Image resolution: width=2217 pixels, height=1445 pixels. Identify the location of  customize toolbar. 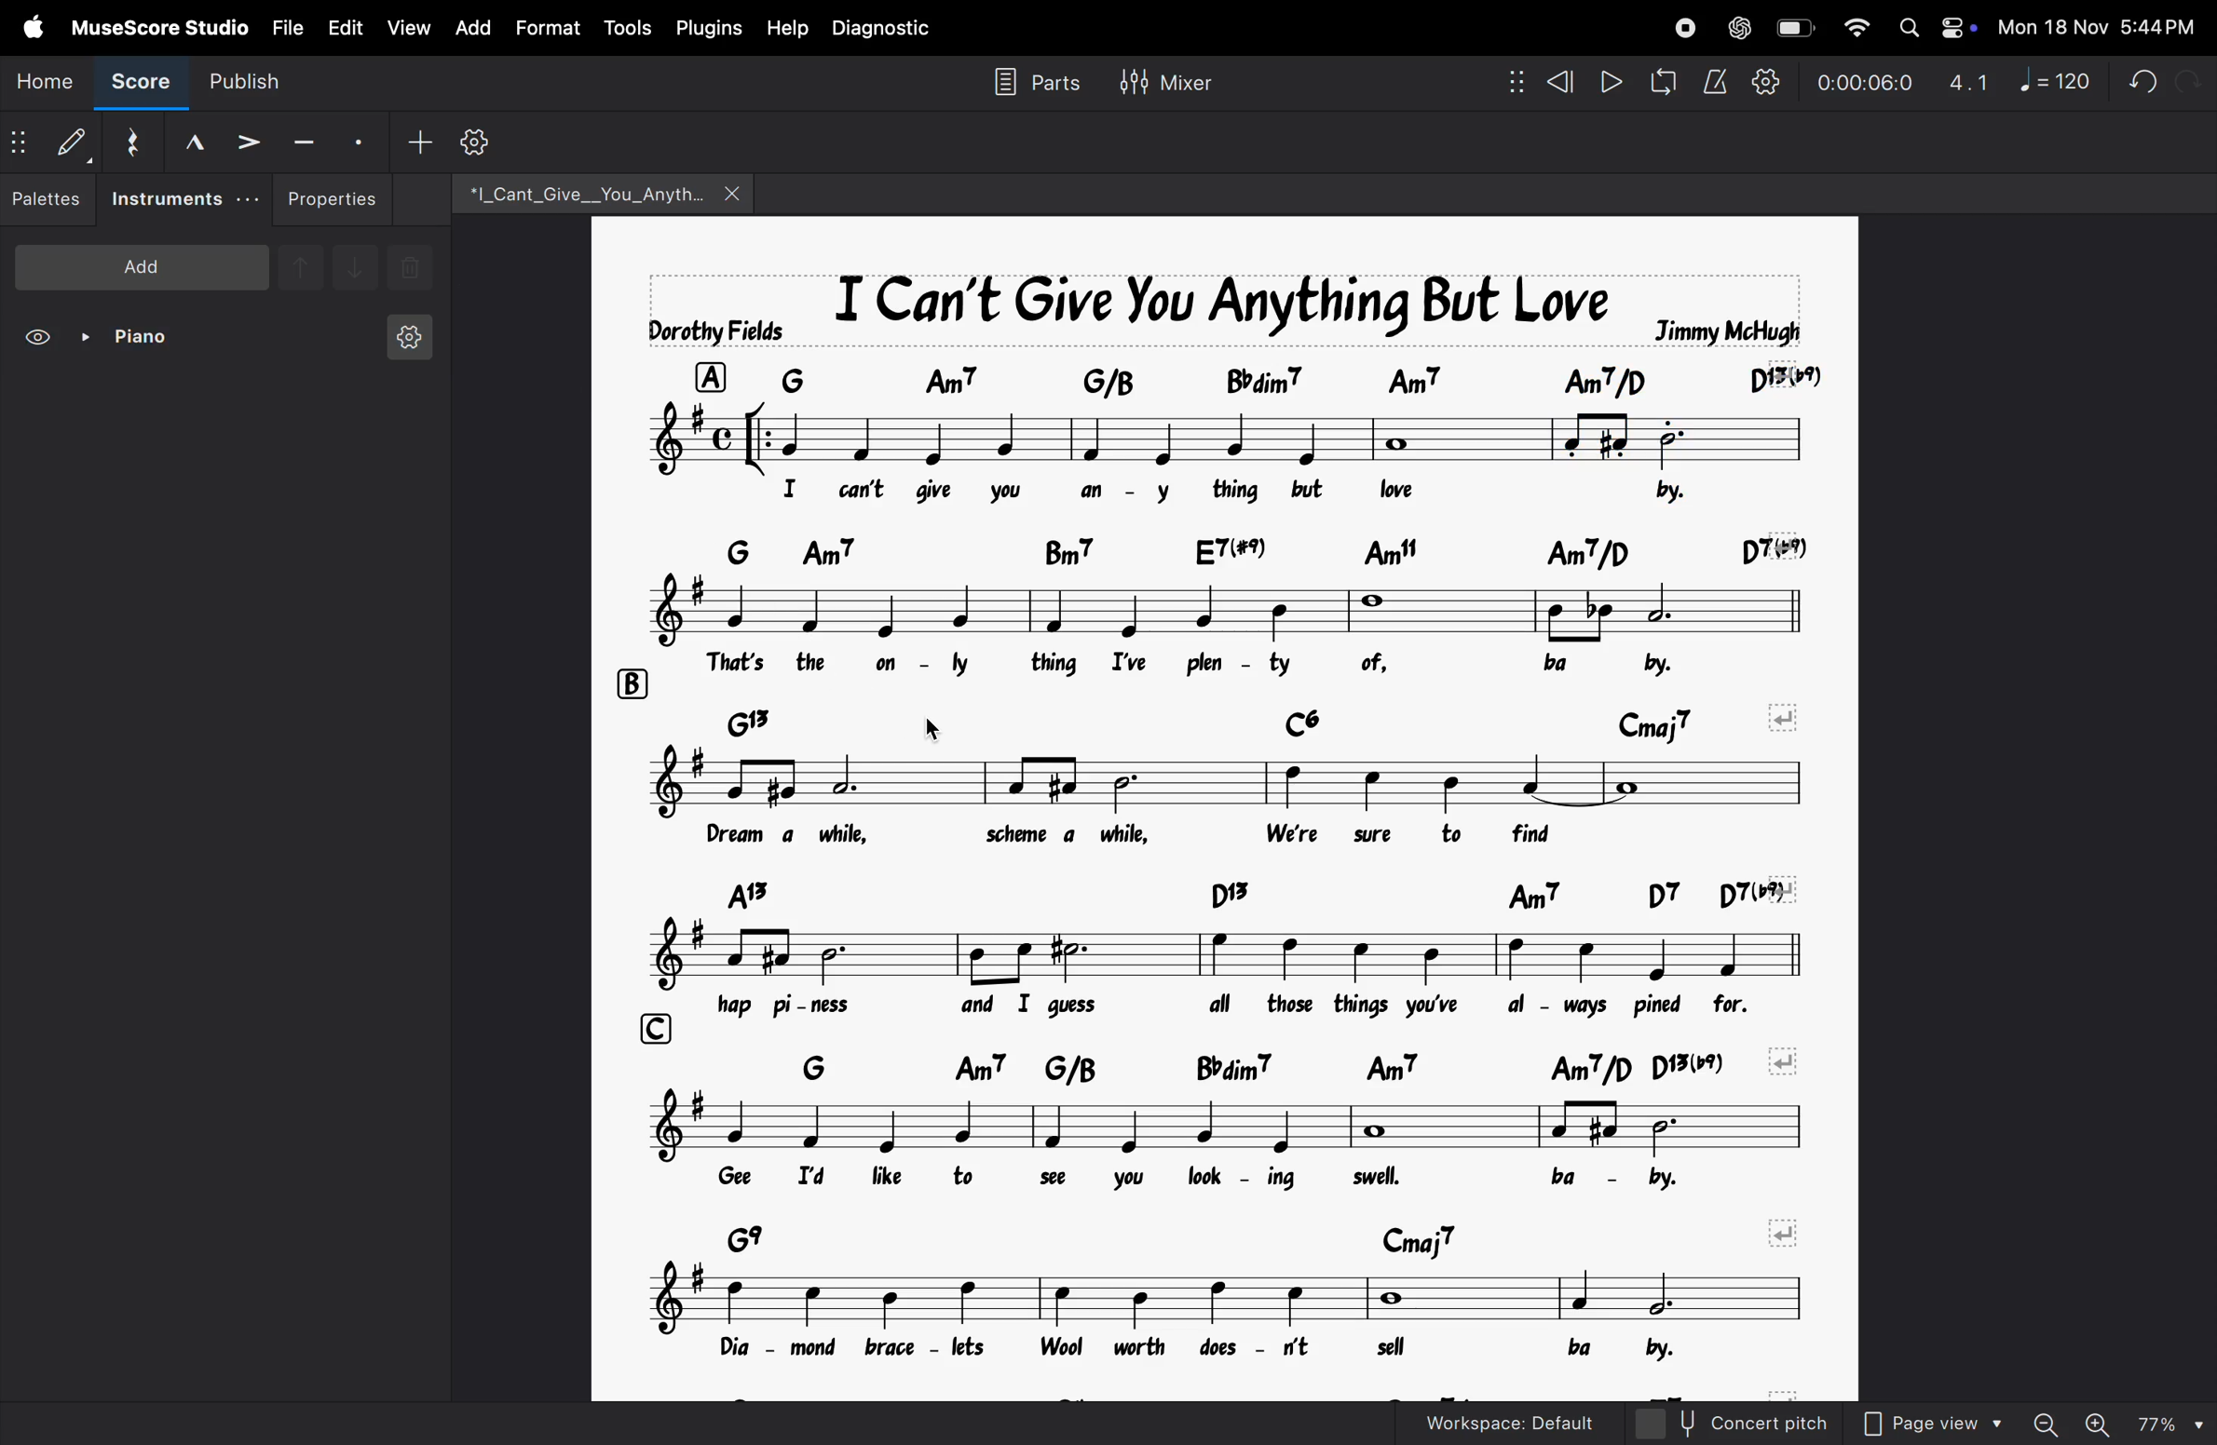
(484, 139).